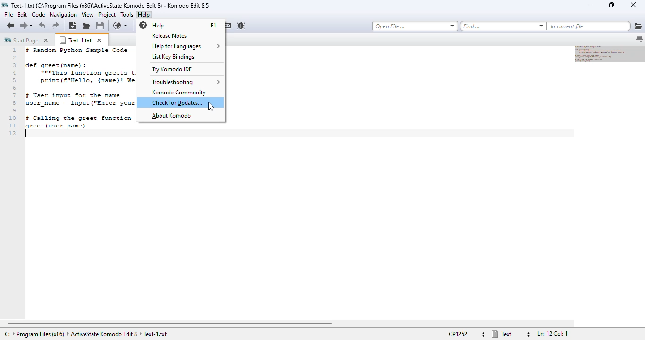  I want to click on troubleshooting, so click(186, 82).